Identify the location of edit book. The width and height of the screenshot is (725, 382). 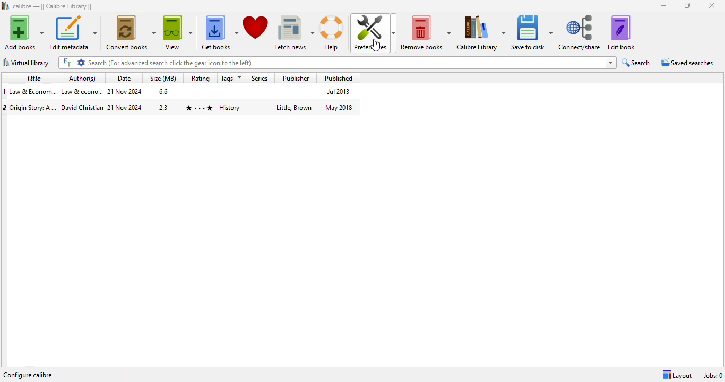
(623, 32).